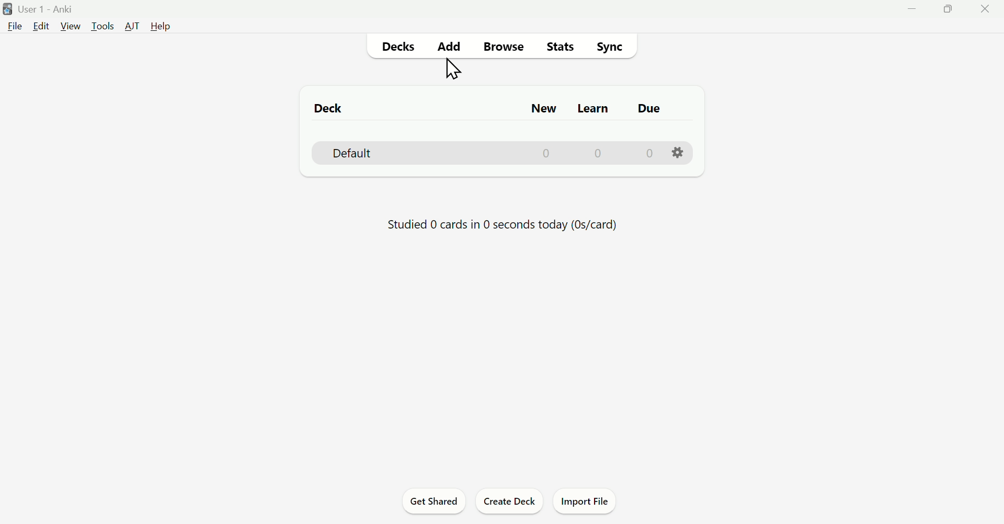 The height and width of the screenshot is (524, 1004). I want to click on Learn, so click(592, 108).